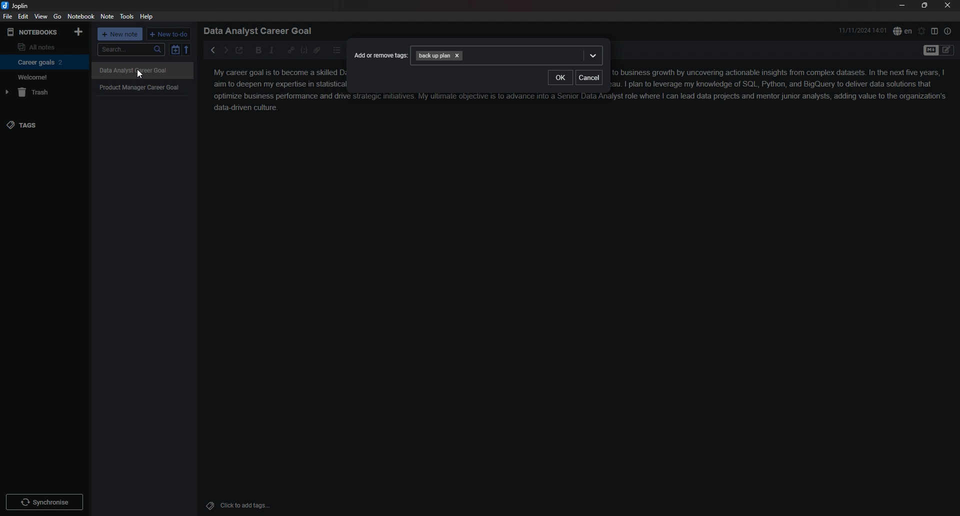  What do you see at coordinates (559, 78) in the screenshot?
I see `OK` at bounding box center [559, 78].